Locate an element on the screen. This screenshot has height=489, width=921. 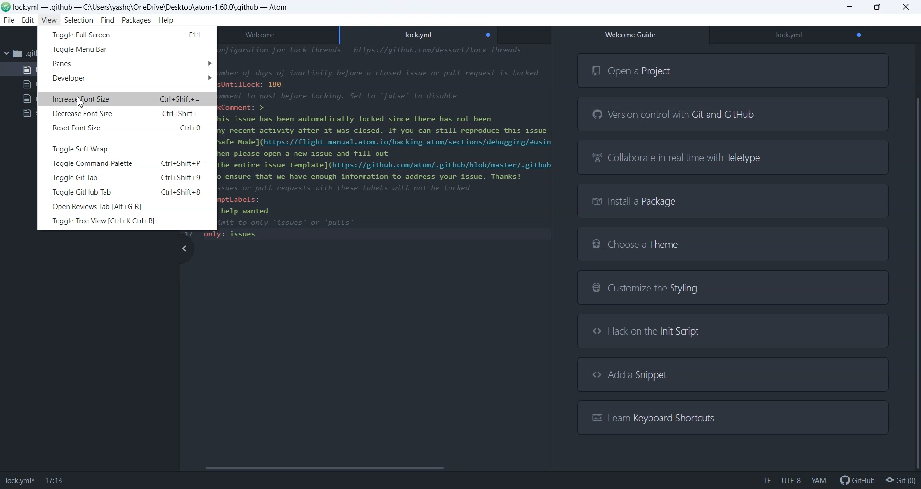
Create repository is located at coordinates (901, 480).